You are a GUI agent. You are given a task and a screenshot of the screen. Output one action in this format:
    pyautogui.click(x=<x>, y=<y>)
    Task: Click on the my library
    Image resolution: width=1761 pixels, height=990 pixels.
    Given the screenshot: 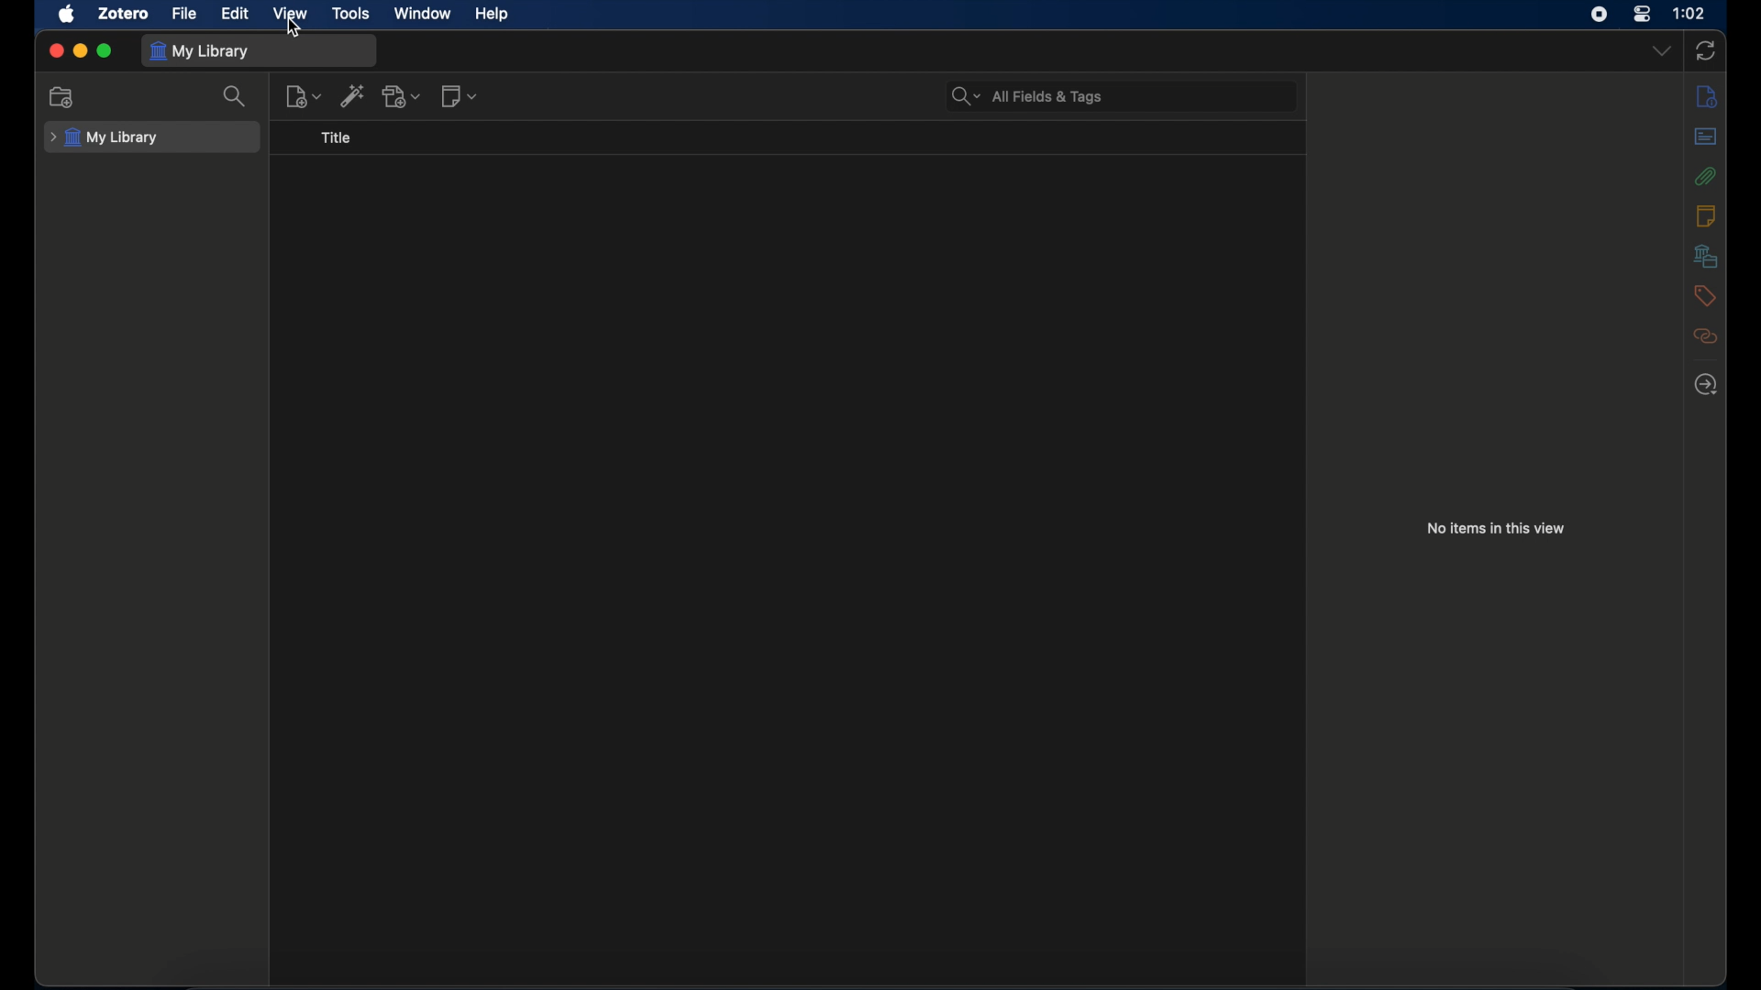 What is the action you would take?
    pyautogui.click(x=199, y=52)
    